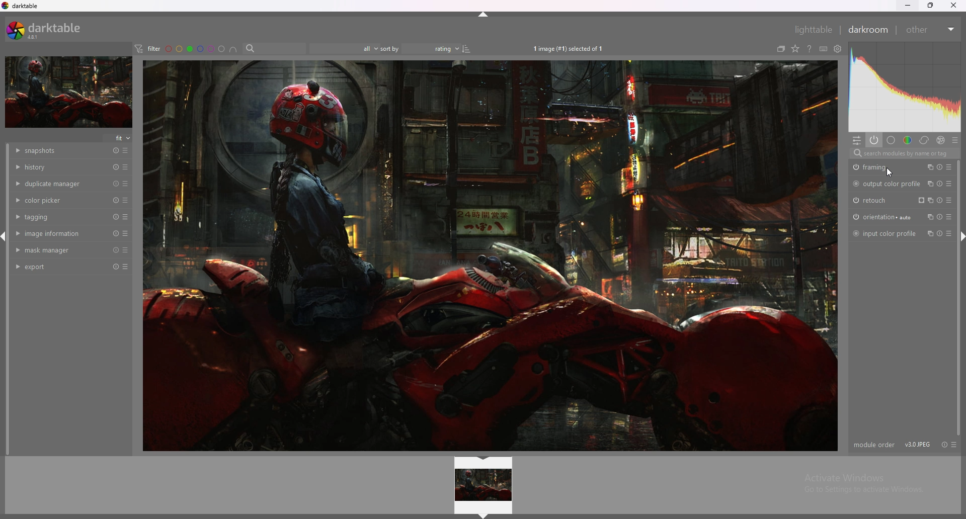 The width and height of the screenshot is (966, 519). I want to click on multiple instances action, so click(931, 233).